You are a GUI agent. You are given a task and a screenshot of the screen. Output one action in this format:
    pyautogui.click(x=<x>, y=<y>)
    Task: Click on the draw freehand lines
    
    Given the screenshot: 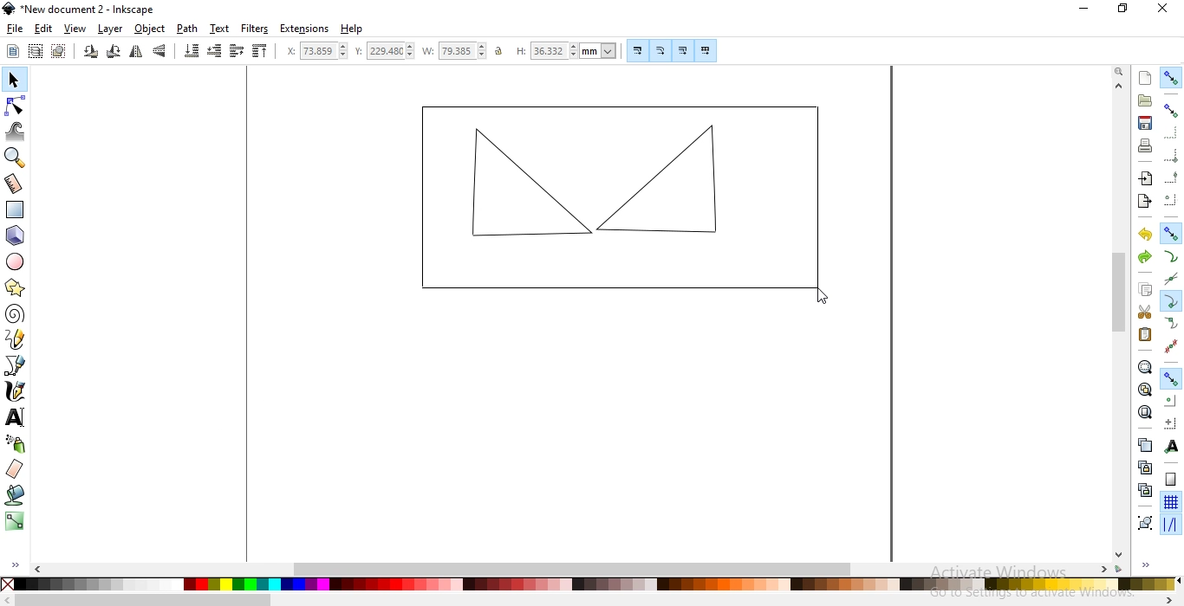 What is the action you would take?
    pyautogui.click(x=16, y=340)
    